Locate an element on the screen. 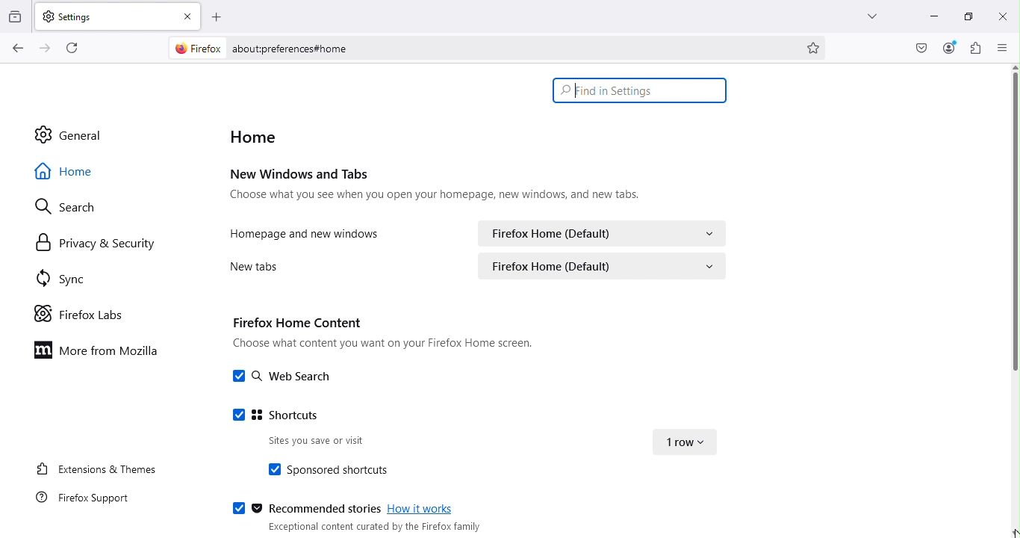 The height and width of the screenshot is (538, 1020). Account is located at coordinates (919, 49).